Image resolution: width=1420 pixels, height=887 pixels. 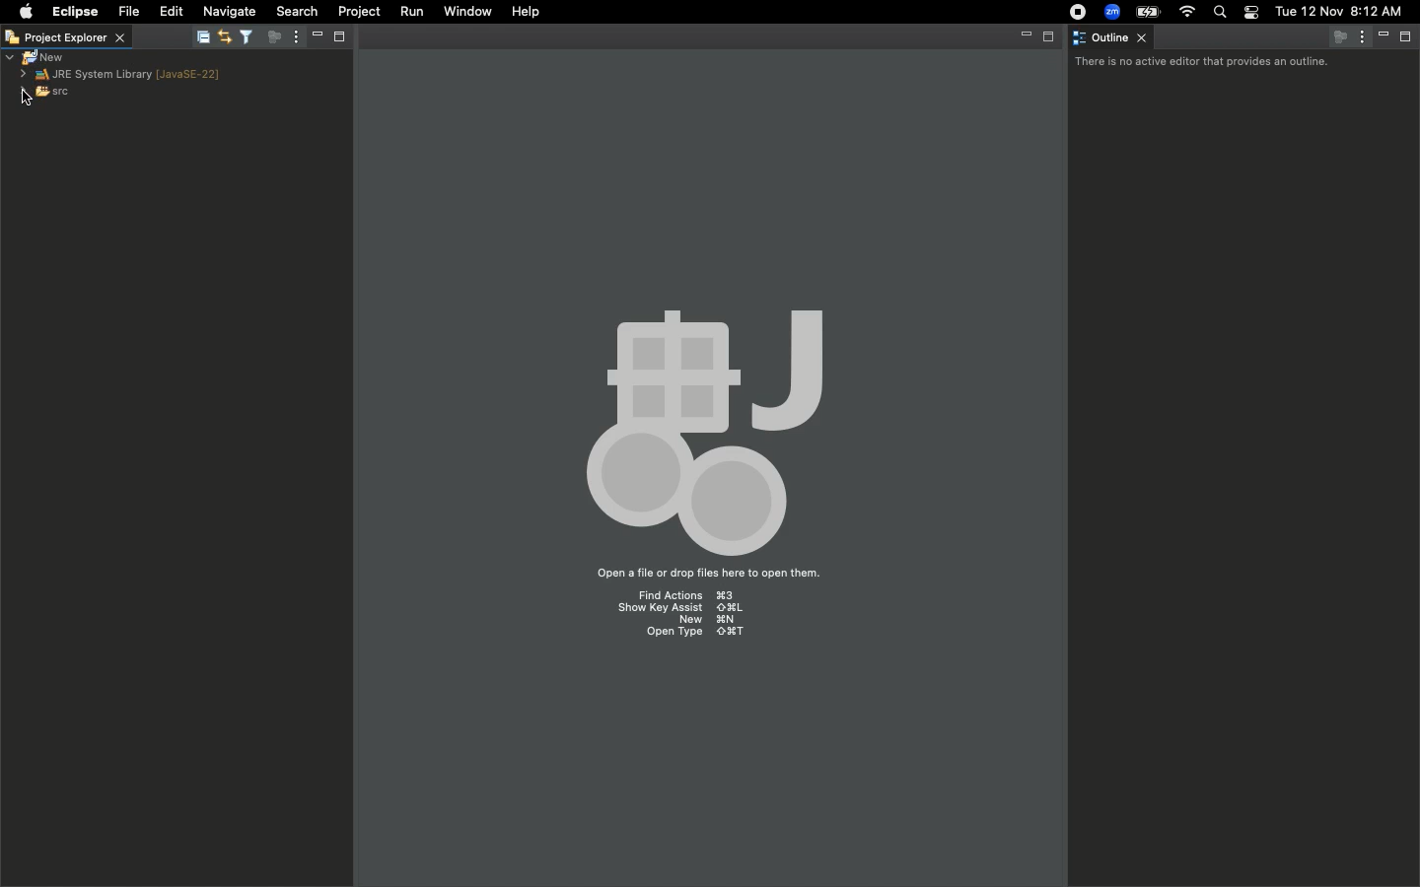 I want to click on Open type, so click(x=695, y=635).